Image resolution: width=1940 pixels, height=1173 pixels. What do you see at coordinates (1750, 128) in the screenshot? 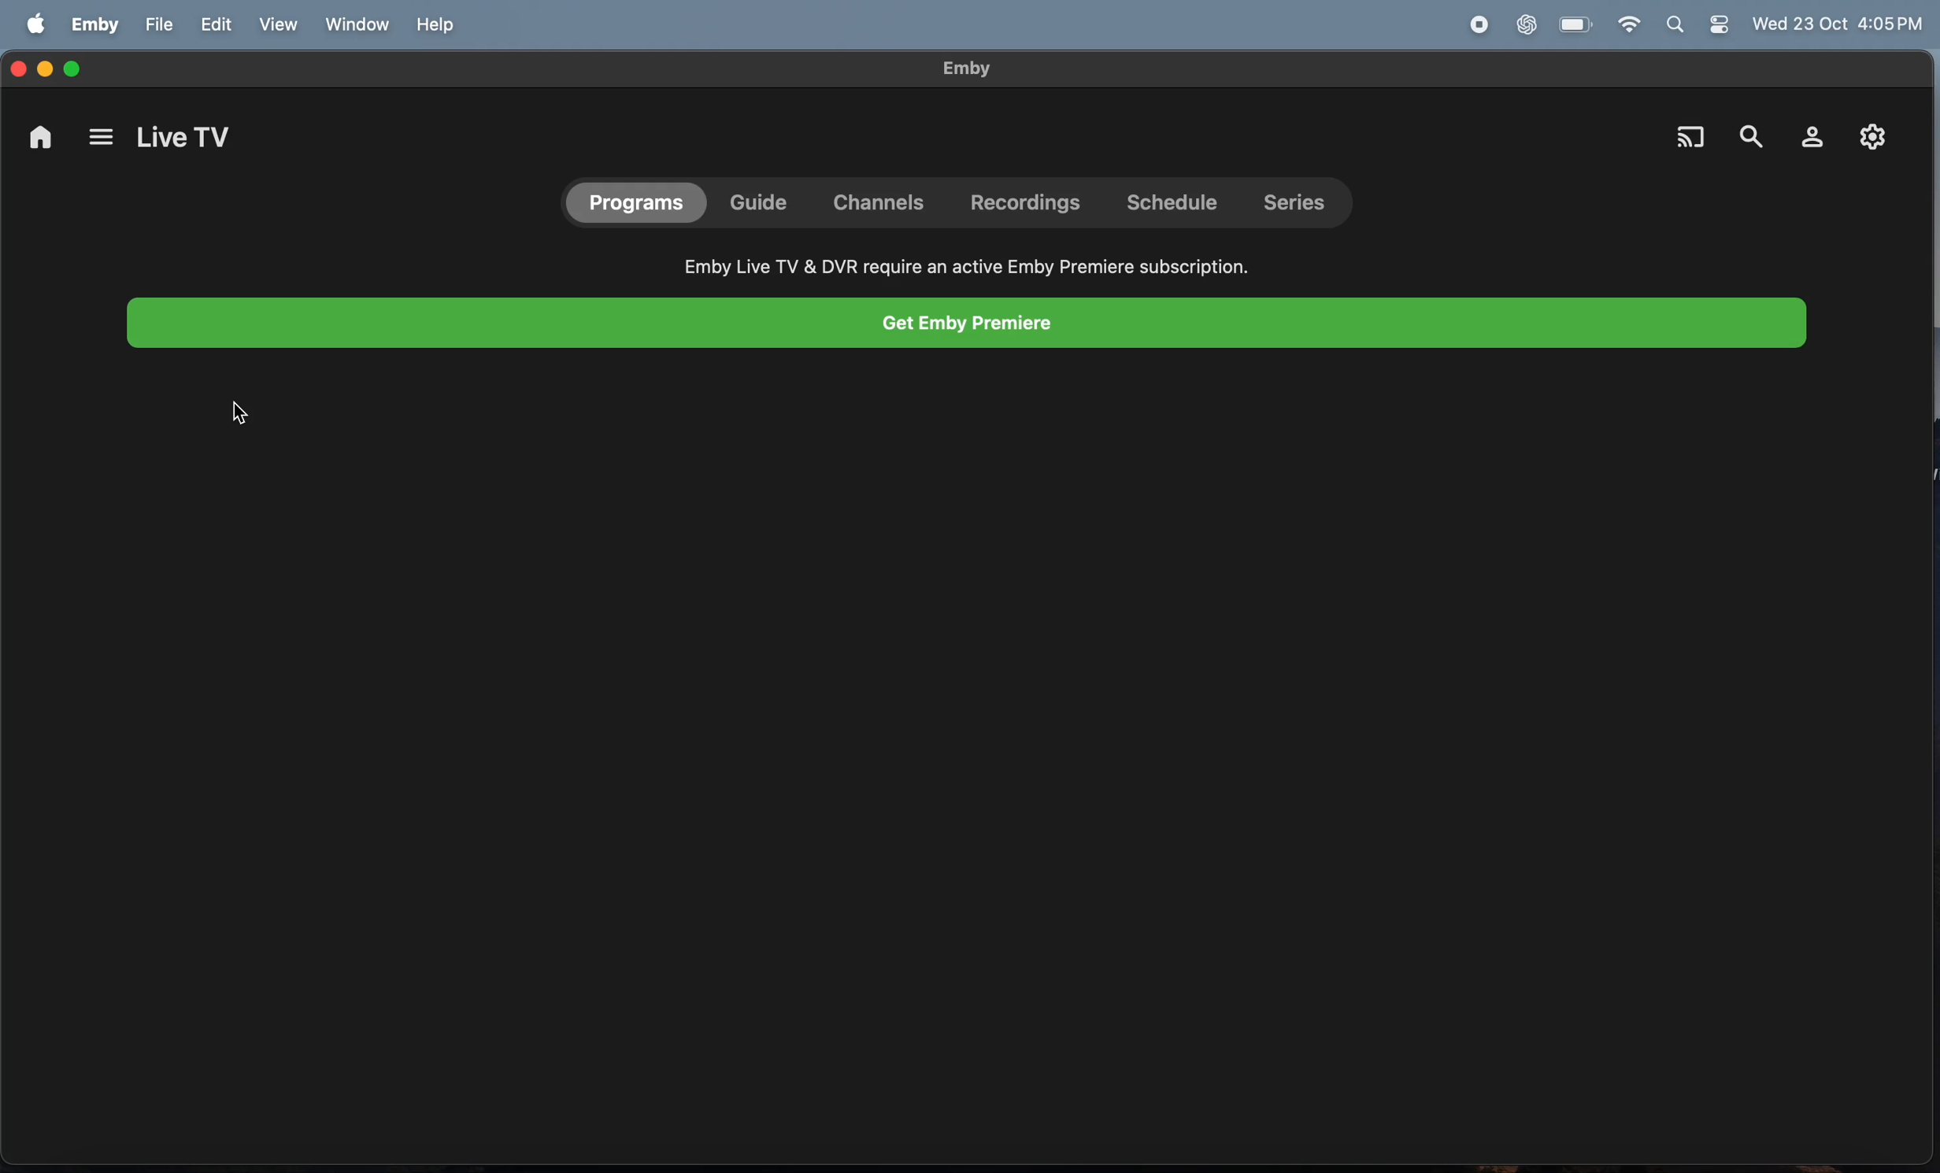
I see `search` at bounding box center [1750, 128].